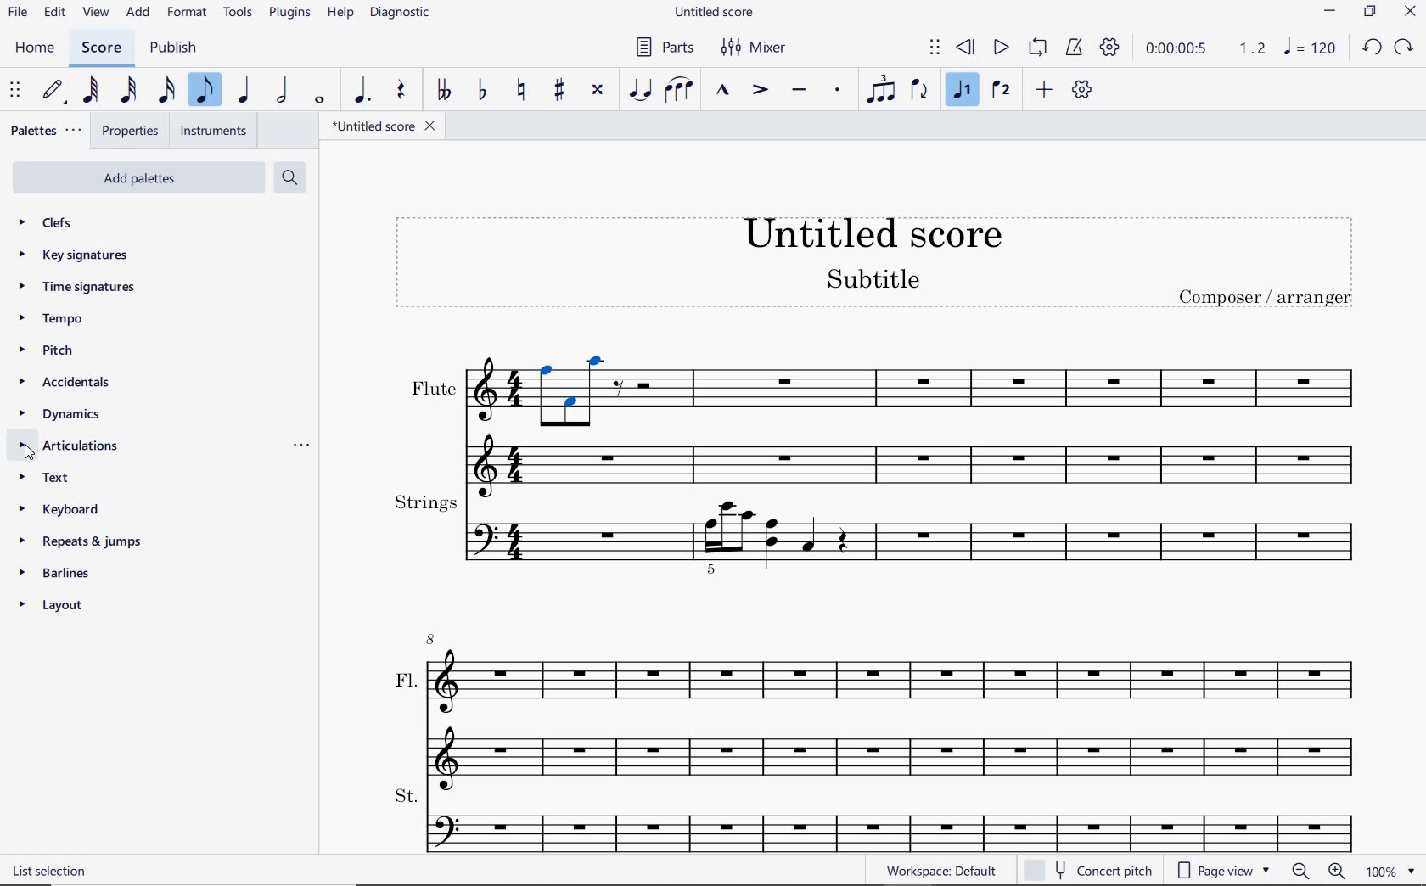 This screenshot has height=886, width=1426. Describe the element at coordinates (1037, 48) in the screenshot. I see `LOOP PLAYBACK` at that location.